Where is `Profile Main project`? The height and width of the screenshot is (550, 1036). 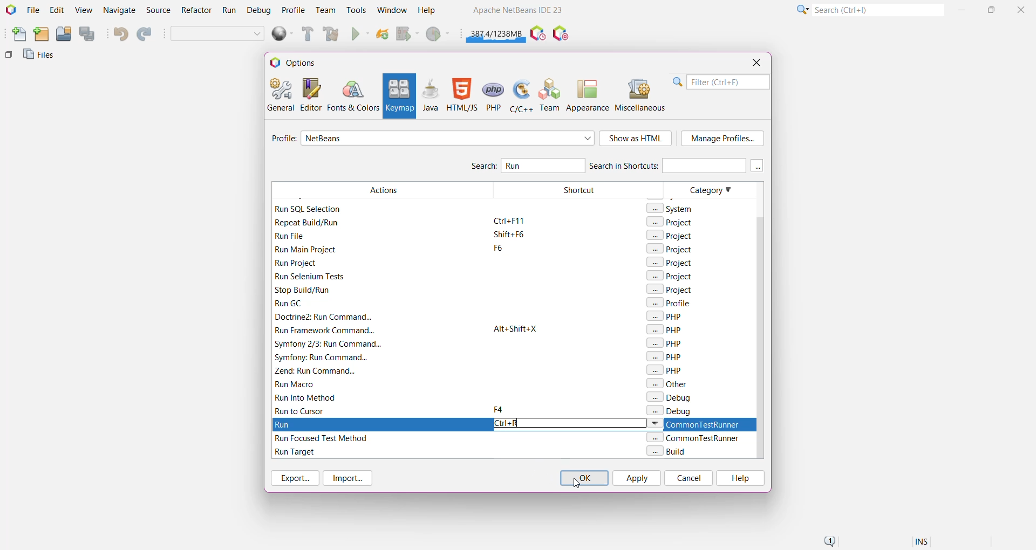
Profile Main project is located at coordinates (439, 35).